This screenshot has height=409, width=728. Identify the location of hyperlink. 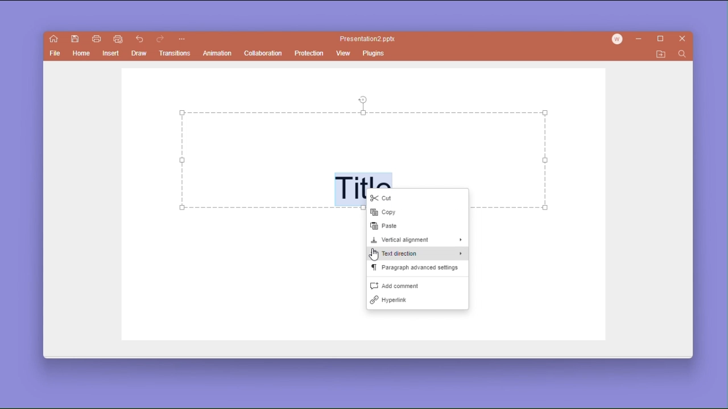
(416, 302).